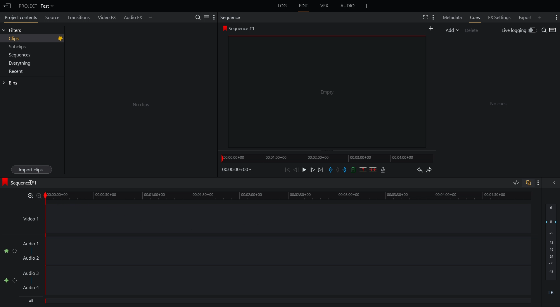 This screenshot has height=307, width=560. I want to click on Search, so click(545, 30).